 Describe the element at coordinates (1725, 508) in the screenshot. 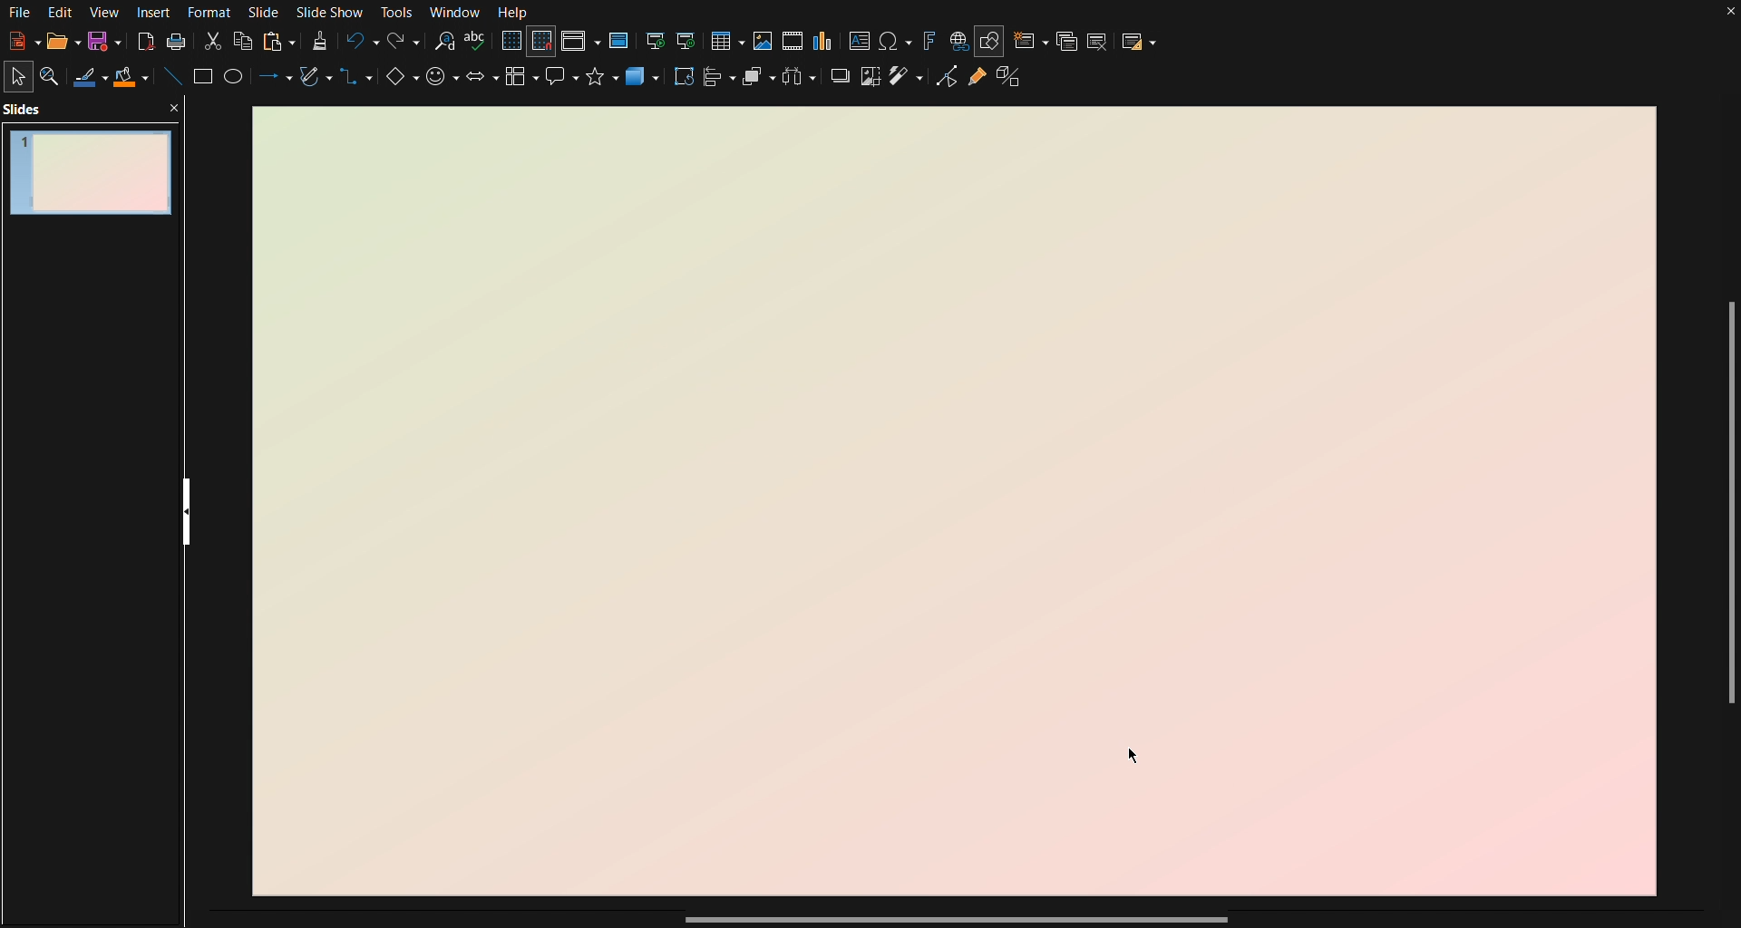

I see `Scrollbar` at that location.